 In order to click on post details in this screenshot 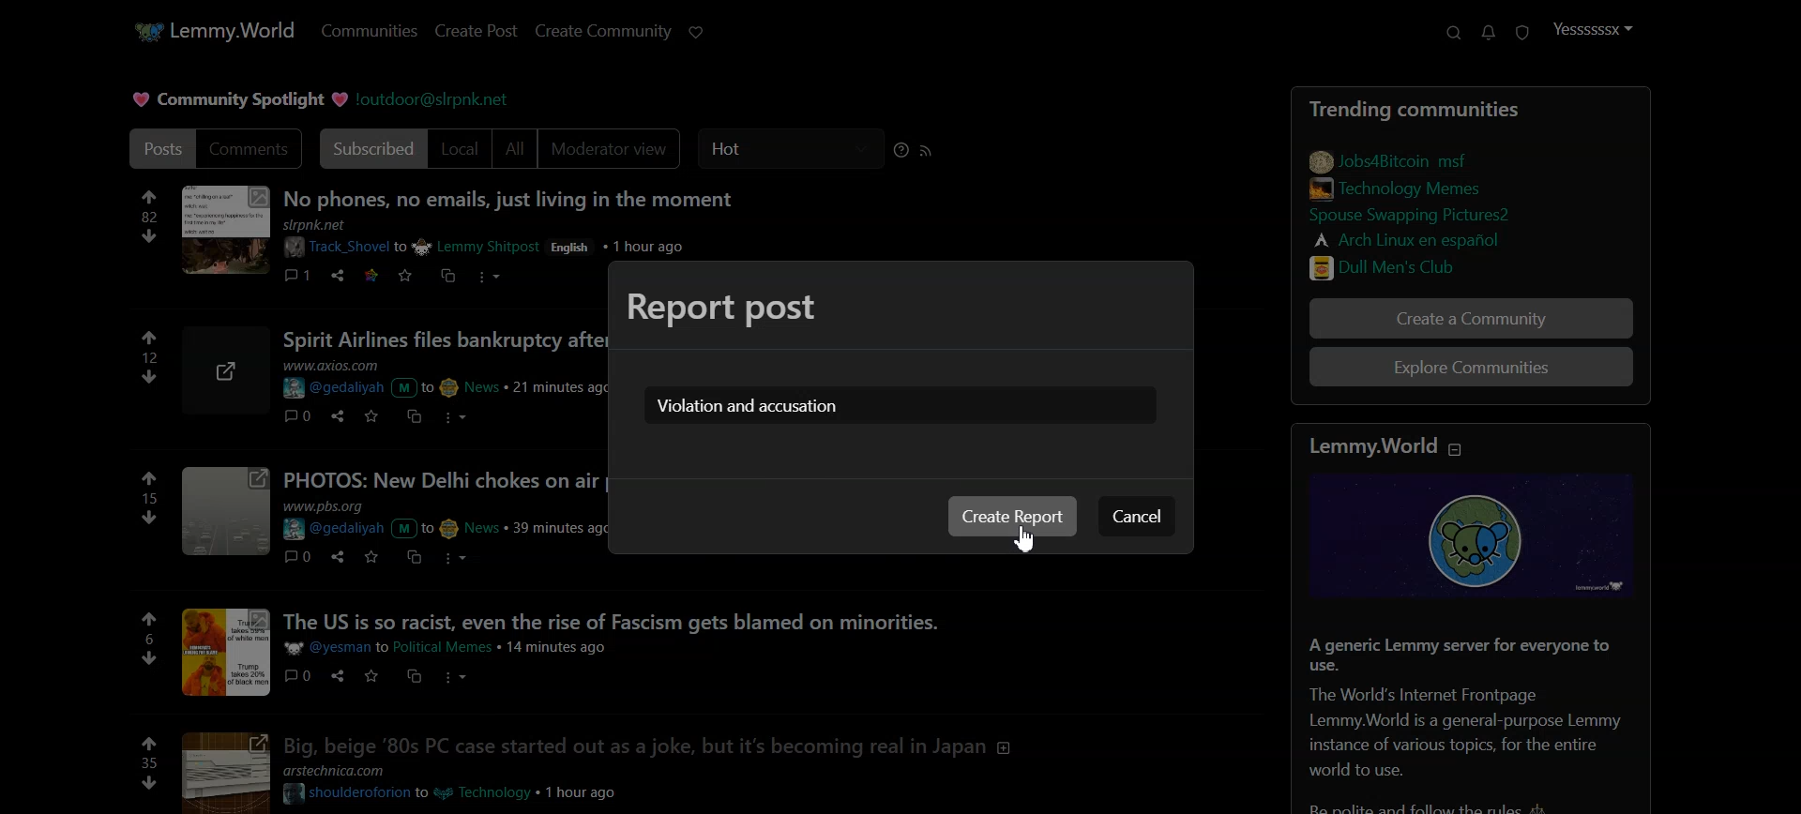, I will do `click(444, 520)`.